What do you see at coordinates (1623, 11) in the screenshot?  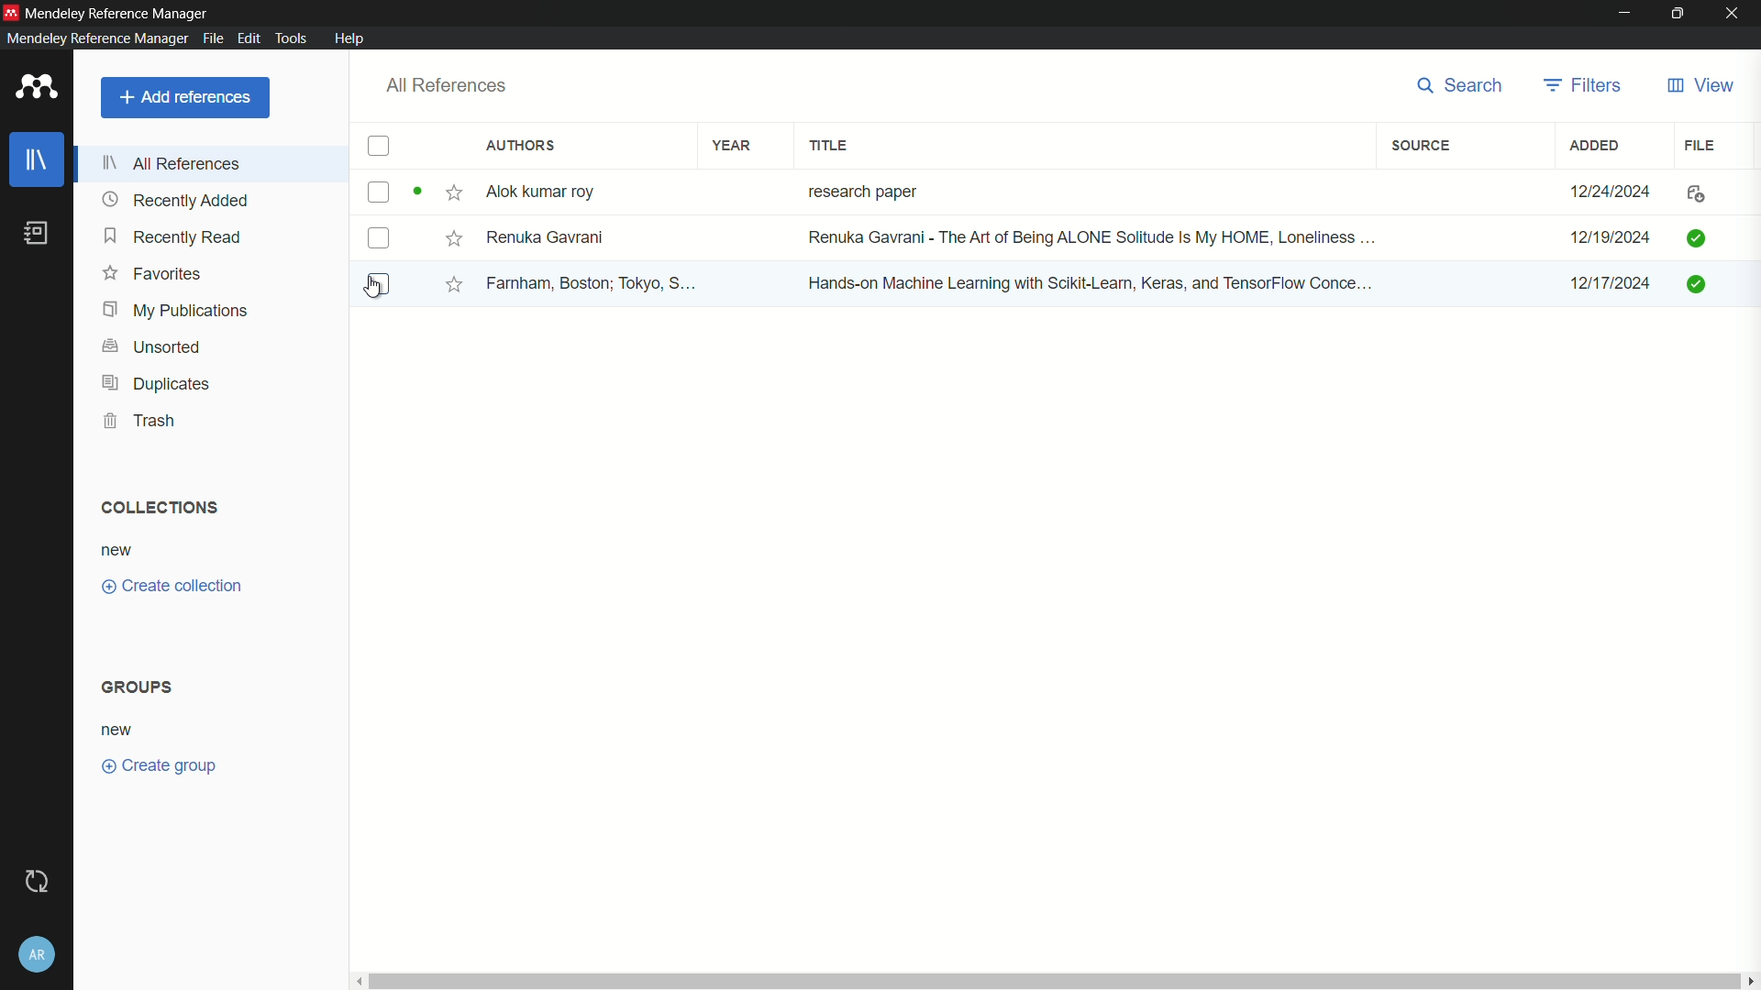 I see `minimize` at bounding box center [1623, 11].